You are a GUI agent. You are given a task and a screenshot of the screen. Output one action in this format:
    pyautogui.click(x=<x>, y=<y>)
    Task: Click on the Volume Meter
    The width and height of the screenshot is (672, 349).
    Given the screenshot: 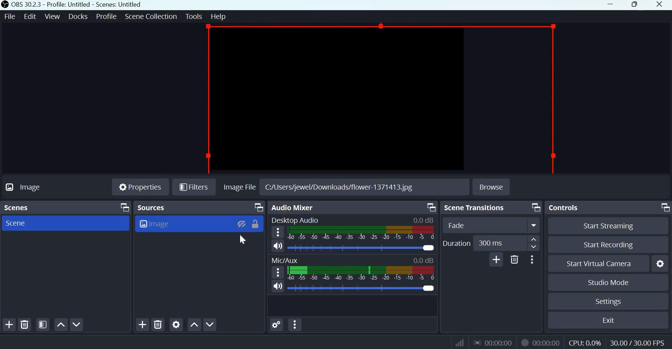 What is the action you would take?
    pyautogui.click(x=361, y=234)
    